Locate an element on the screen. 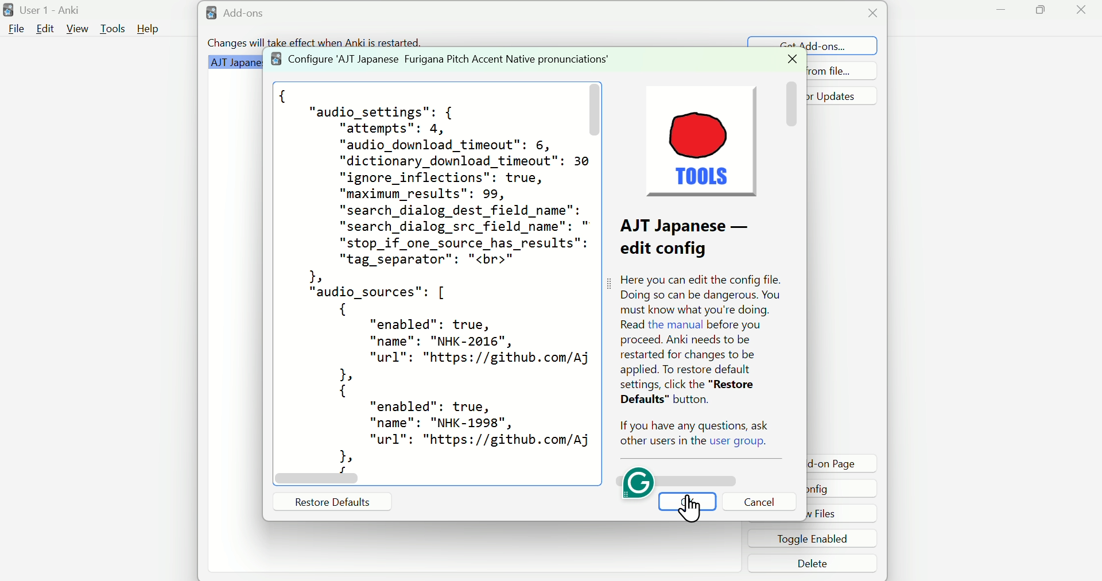 This screenshot has width=1102, height=581. Grammarly is located at coordinates (641, 482).